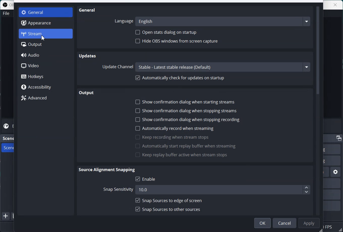  I want to click on Keep recording when stream stops, so click(173, 137).